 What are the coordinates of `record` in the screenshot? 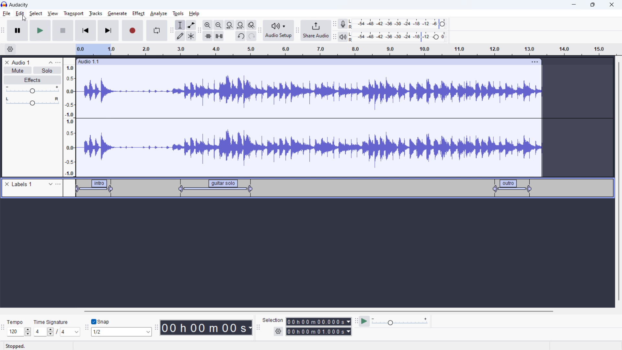 It's located at (133, 30).